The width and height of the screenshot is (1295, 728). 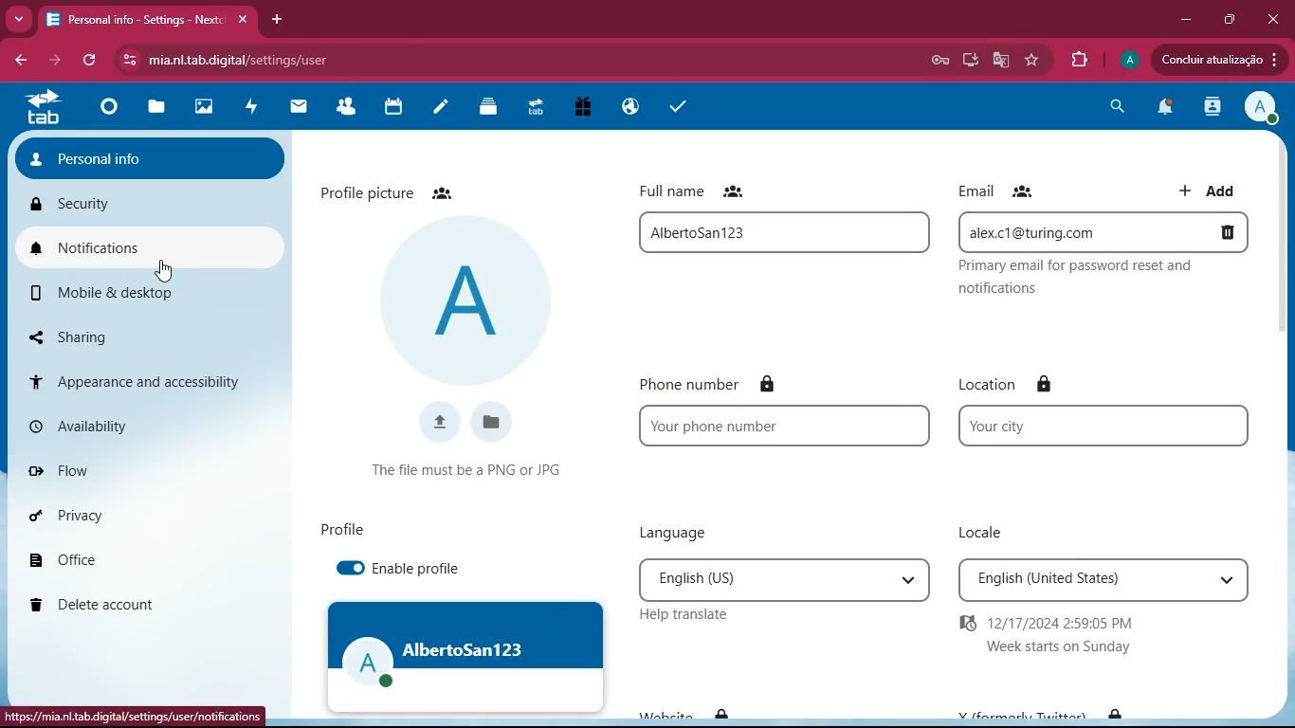 What do you see at coordinates (1284, 271) in the screenshot?
I see `scroll bar` at bounding box center [1284, 271].